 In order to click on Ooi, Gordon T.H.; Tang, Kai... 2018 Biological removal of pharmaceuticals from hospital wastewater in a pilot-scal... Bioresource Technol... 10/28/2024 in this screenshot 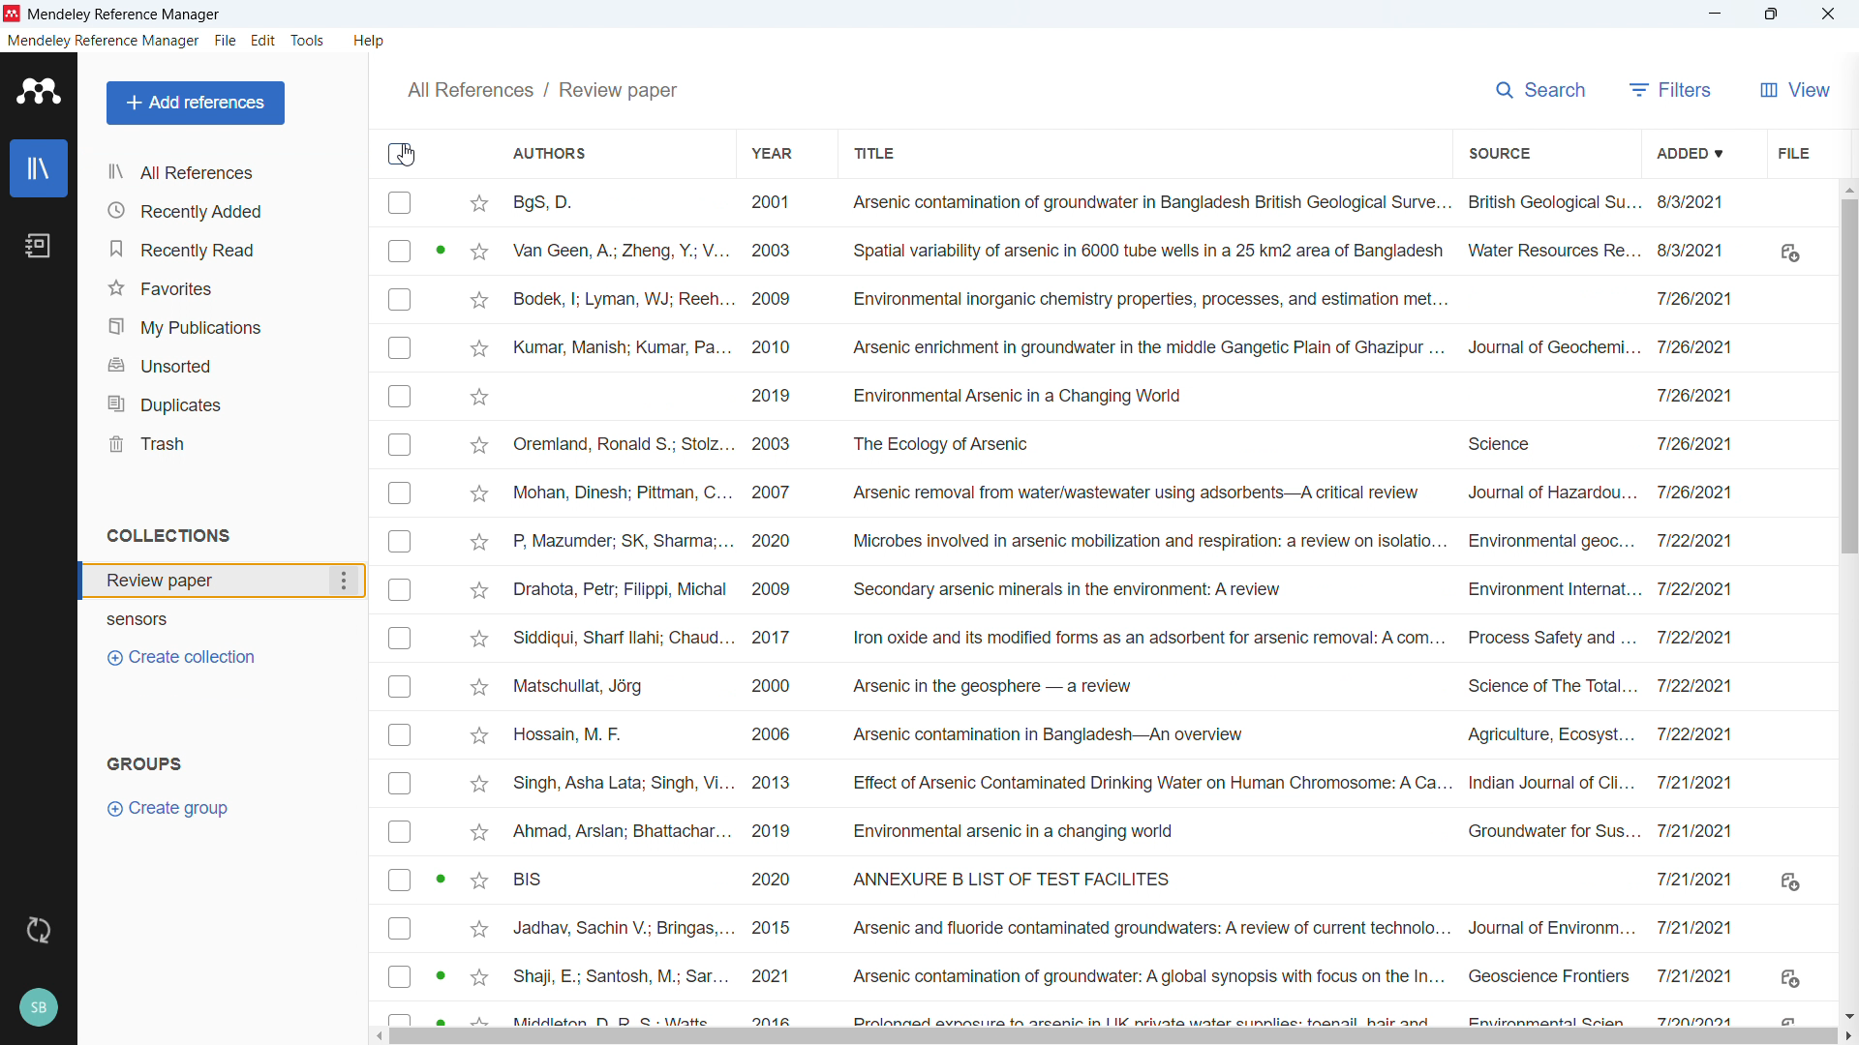, I will do `click(1128, 637)`.